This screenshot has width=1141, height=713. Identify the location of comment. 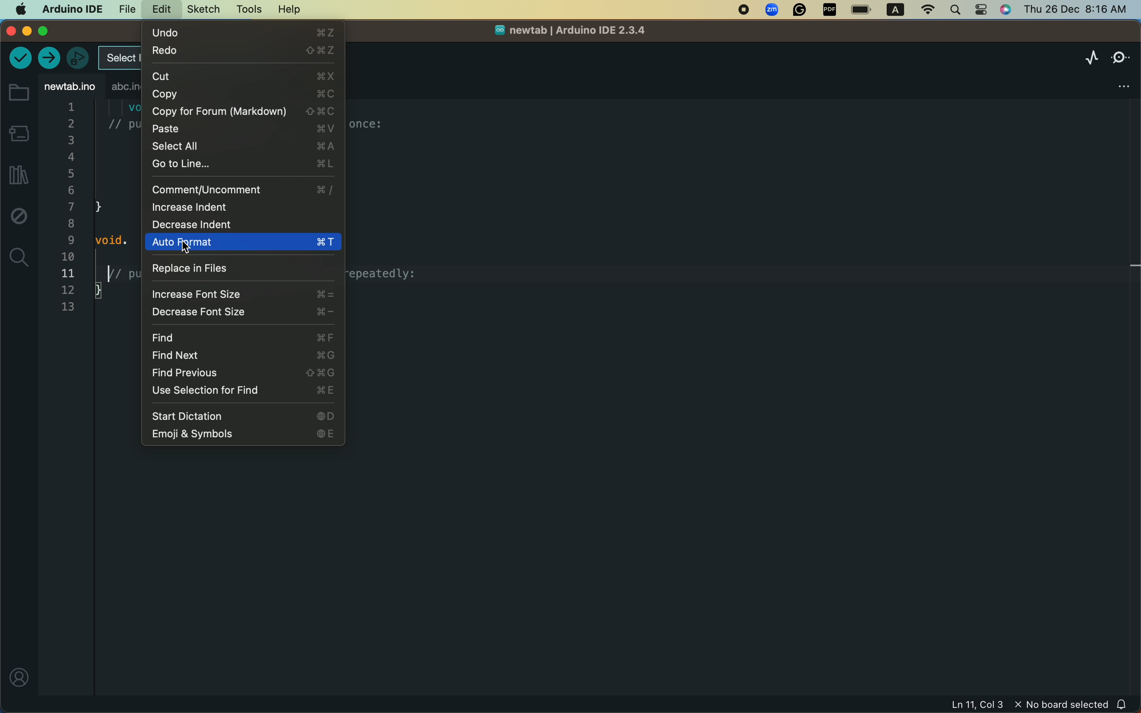
(243, 190).